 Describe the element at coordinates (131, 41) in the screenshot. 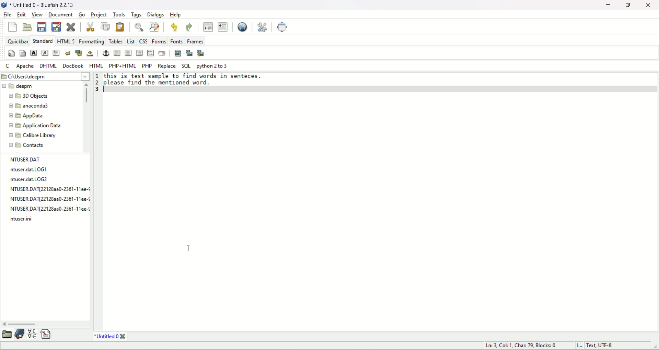

I see `LIST` at that location.